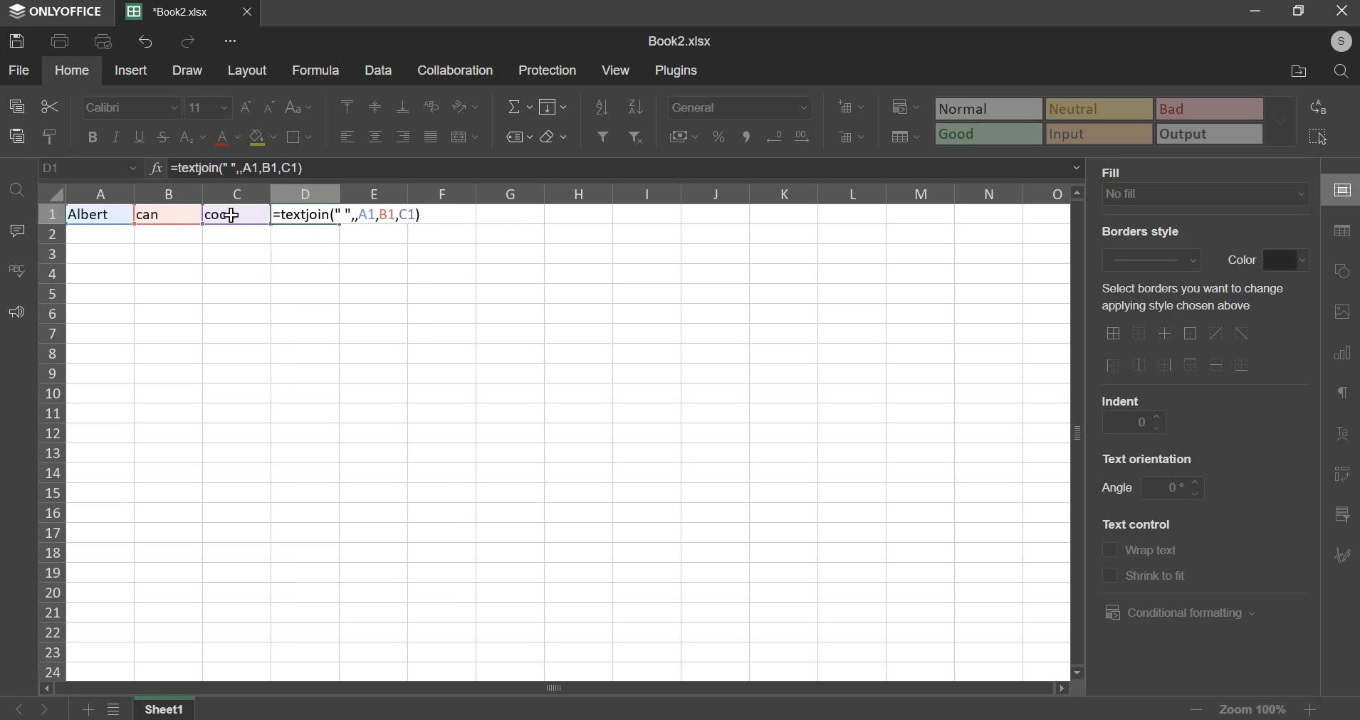 The height and width of the screenshot is (720, 1360). What do you see at coordinates (1139, 231) in the screenshot?
I see `text` at bounding box center [1139, 231].